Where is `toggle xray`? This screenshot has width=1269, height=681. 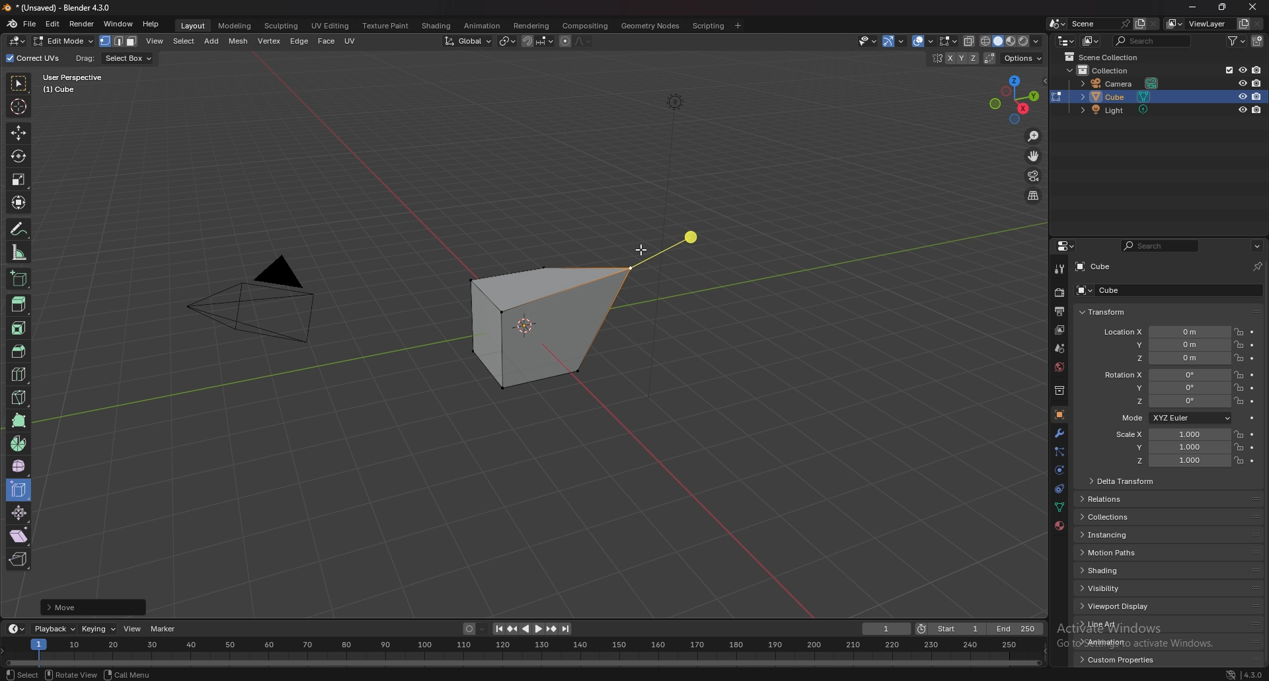 toggle xray is located at coordinates (970, 41).